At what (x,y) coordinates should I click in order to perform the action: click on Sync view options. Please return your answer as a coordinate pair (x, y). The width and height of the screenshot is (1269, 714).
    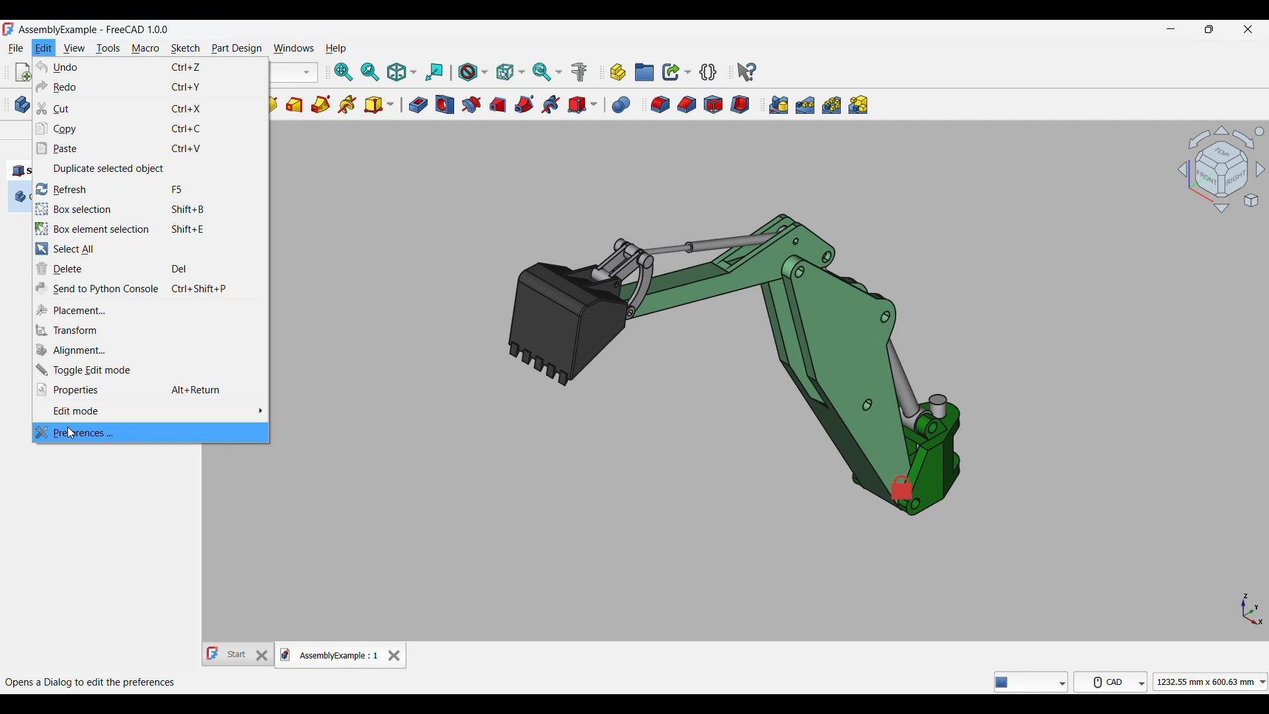
    Looking at the image, I should click on (547, 71).